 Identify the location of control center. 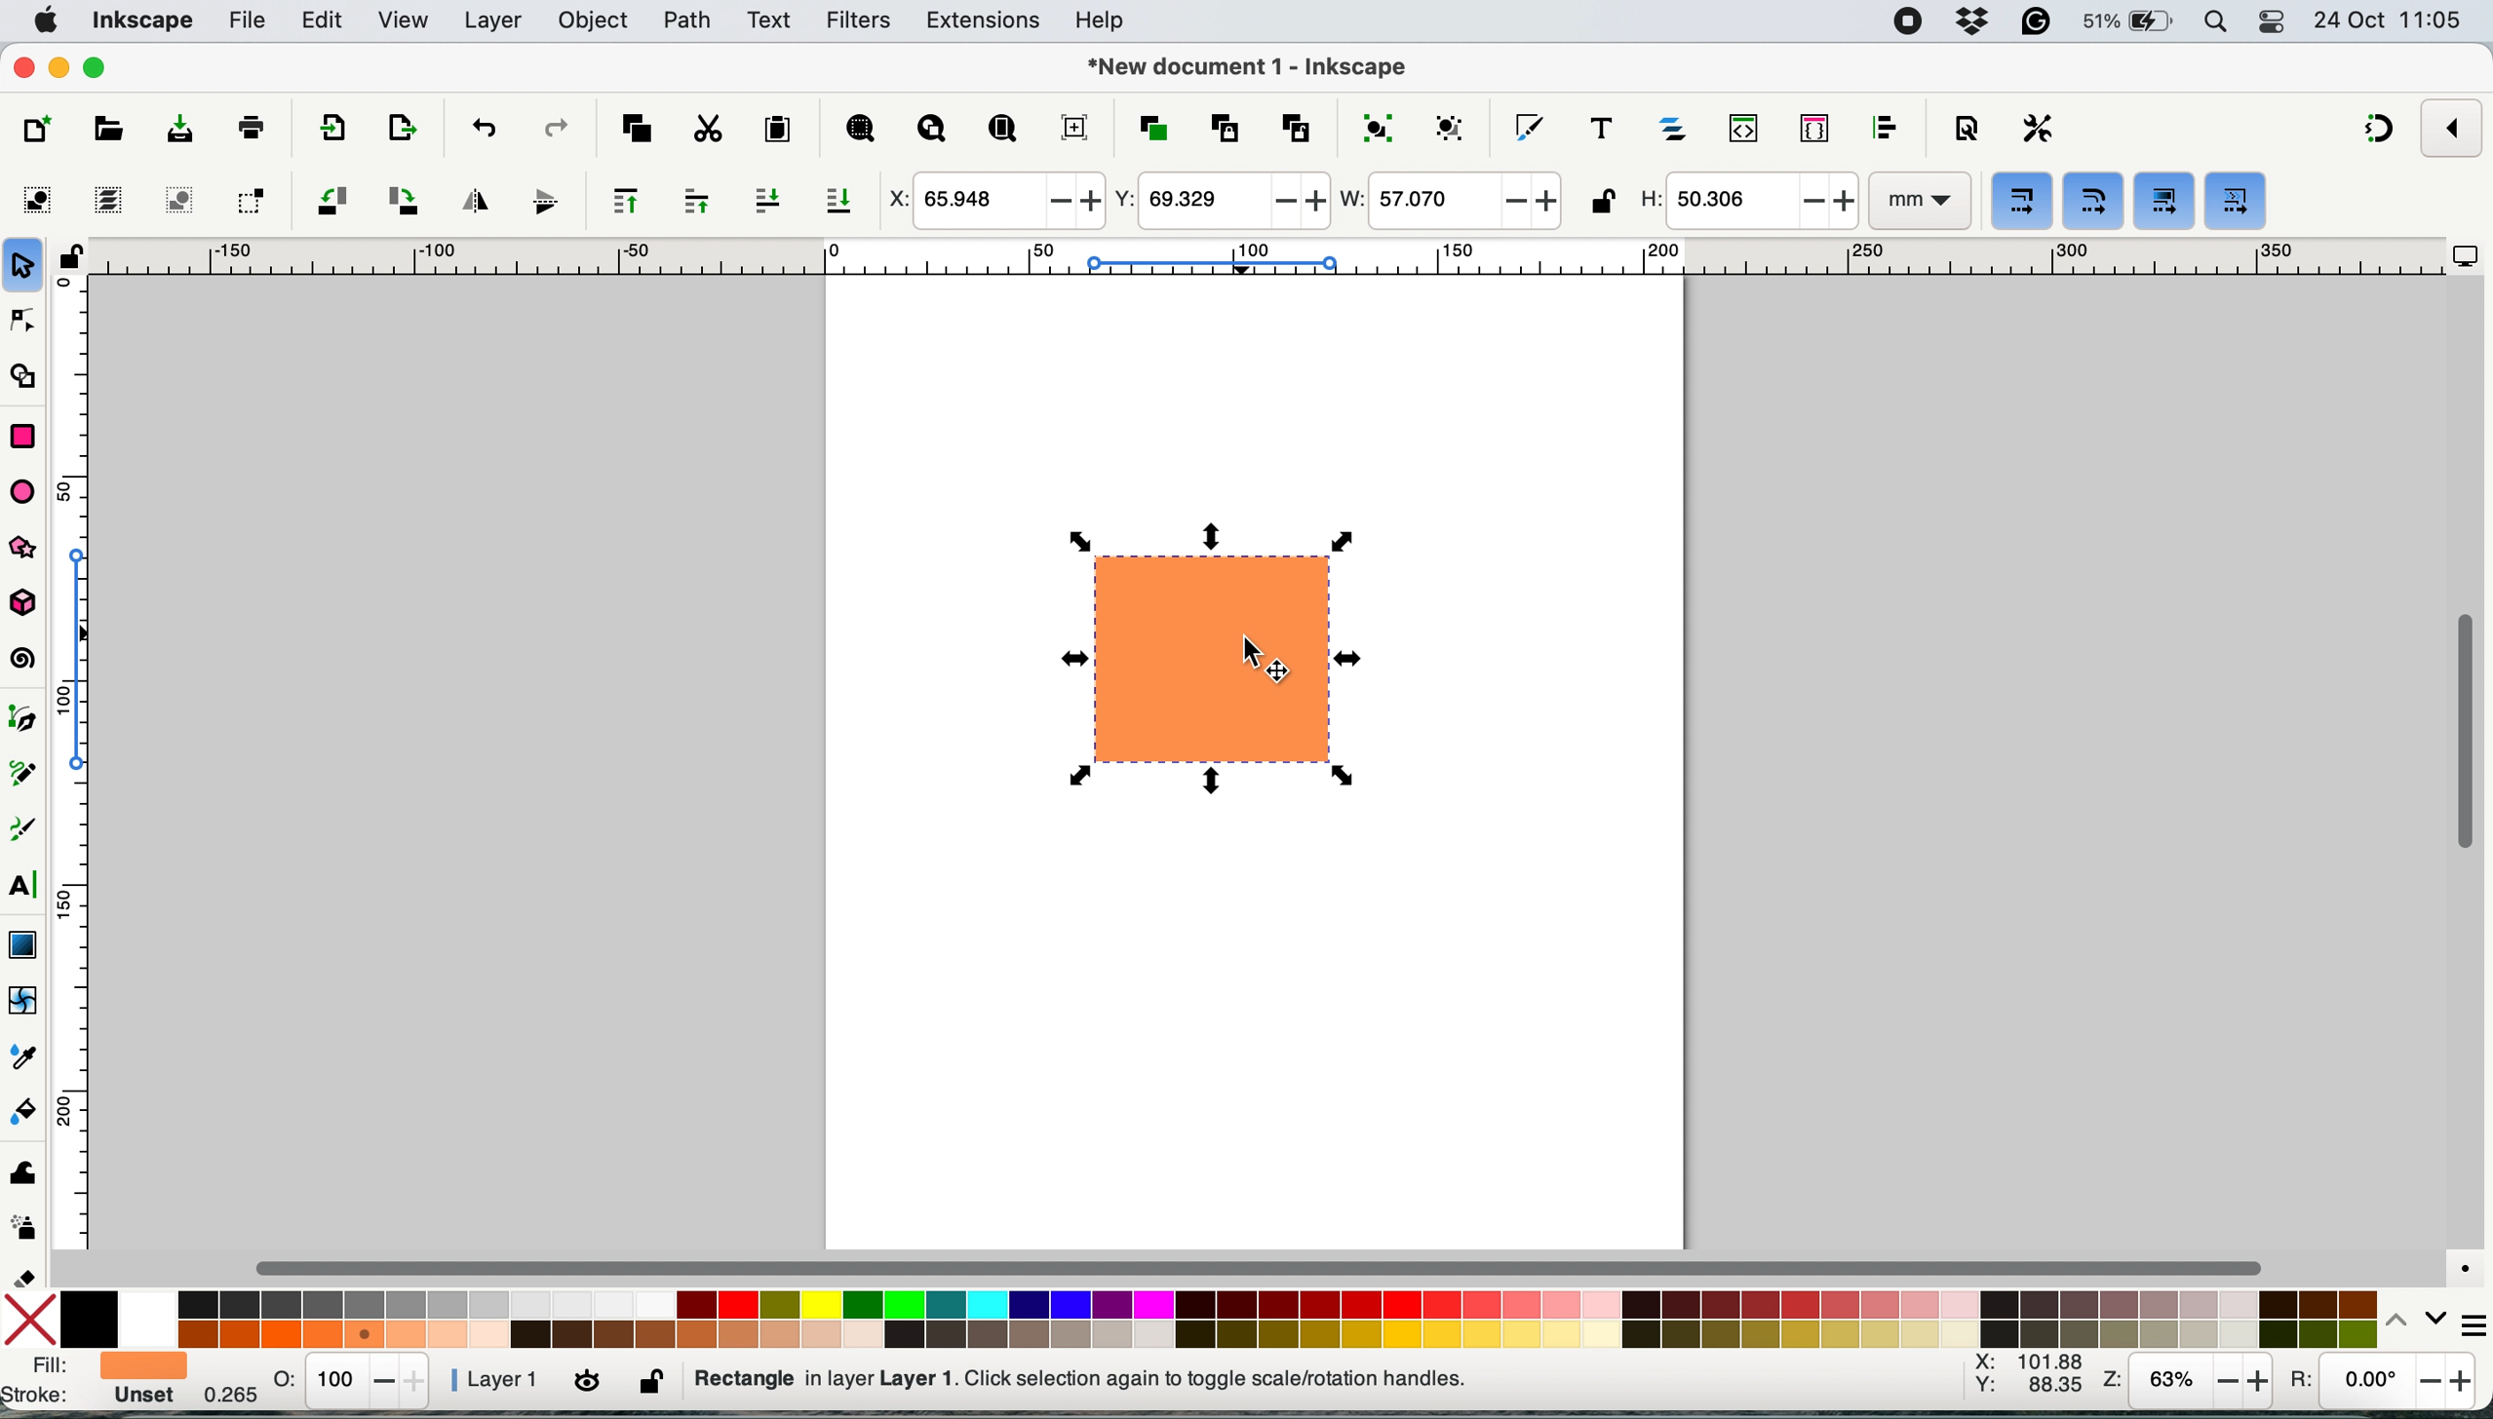
(2276, 23).